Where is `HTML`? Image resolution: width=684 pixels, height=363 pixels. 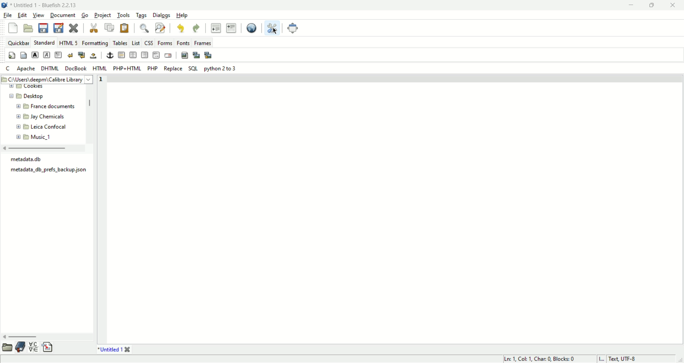 HTML is located at coordinates (99, 69).